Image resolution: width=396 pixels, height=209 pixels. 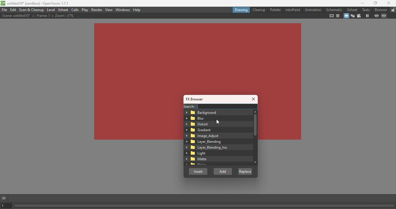 What do you see at coordinates (110, 9) in the screenshot?
I see `View` at bounding box center [110, 9].